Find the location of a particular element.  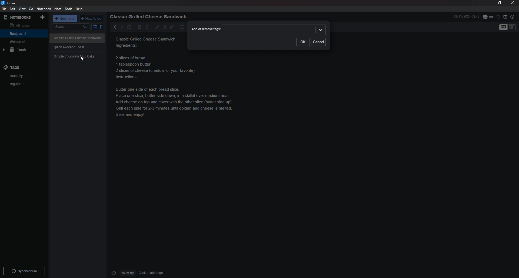

tools is located at coordinates (69, 9).